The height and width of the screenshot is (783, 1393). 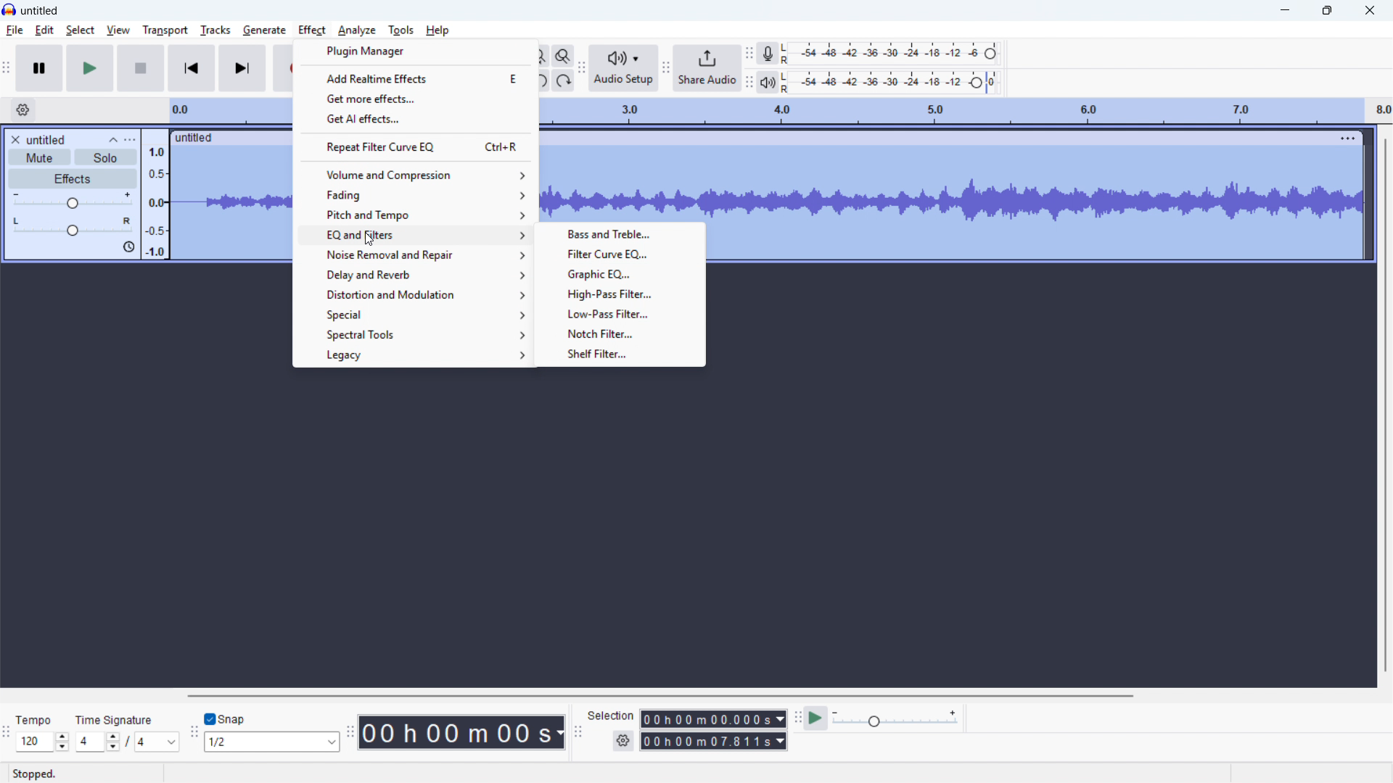 I want to click on Playback metre , so click(x=767, y=83).